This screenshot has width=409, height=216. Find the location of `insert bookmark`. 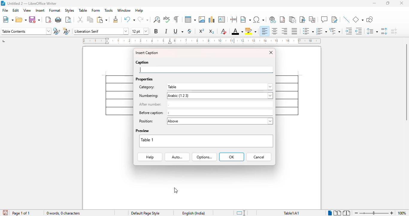

insert bookmark is located at coordinates (303, 19).